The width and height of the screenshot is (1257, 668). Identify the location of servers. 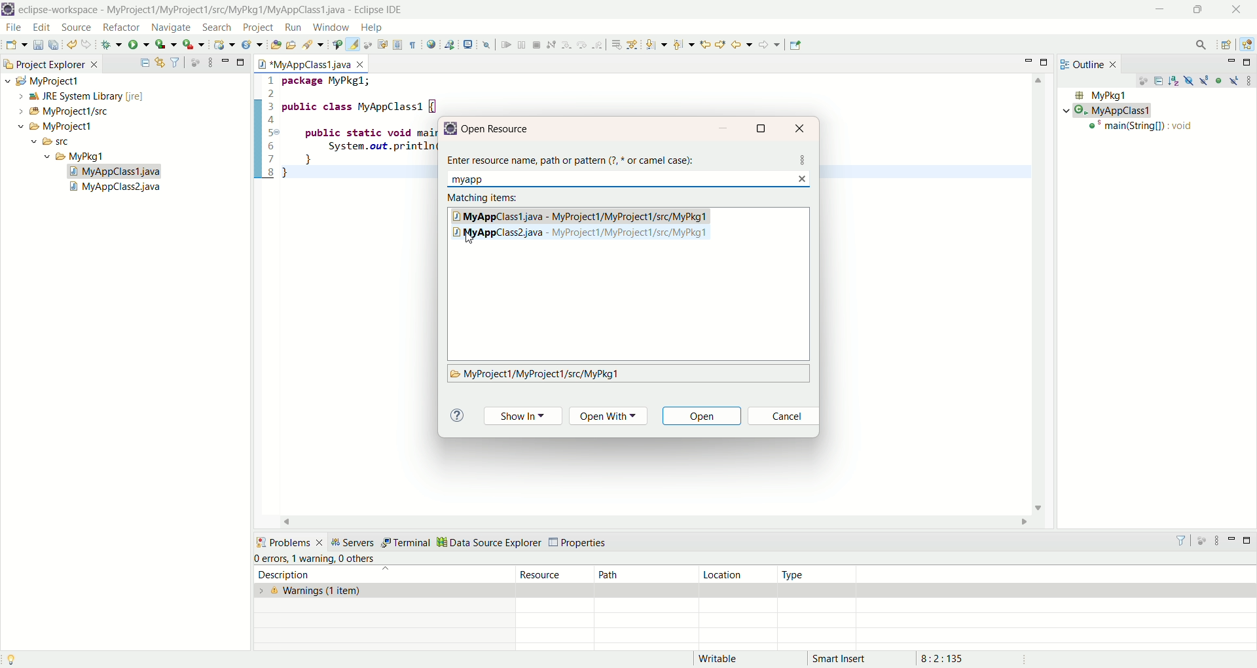
(353, 542).